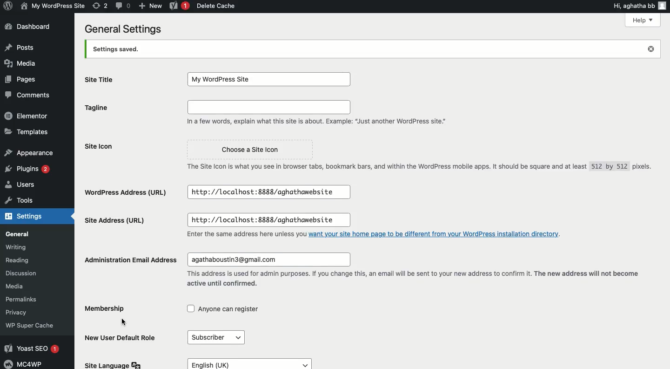  What do you see at coordinates (102, 110) in the screenshot?
I see `Tagline` at bounding box center [102, 110].